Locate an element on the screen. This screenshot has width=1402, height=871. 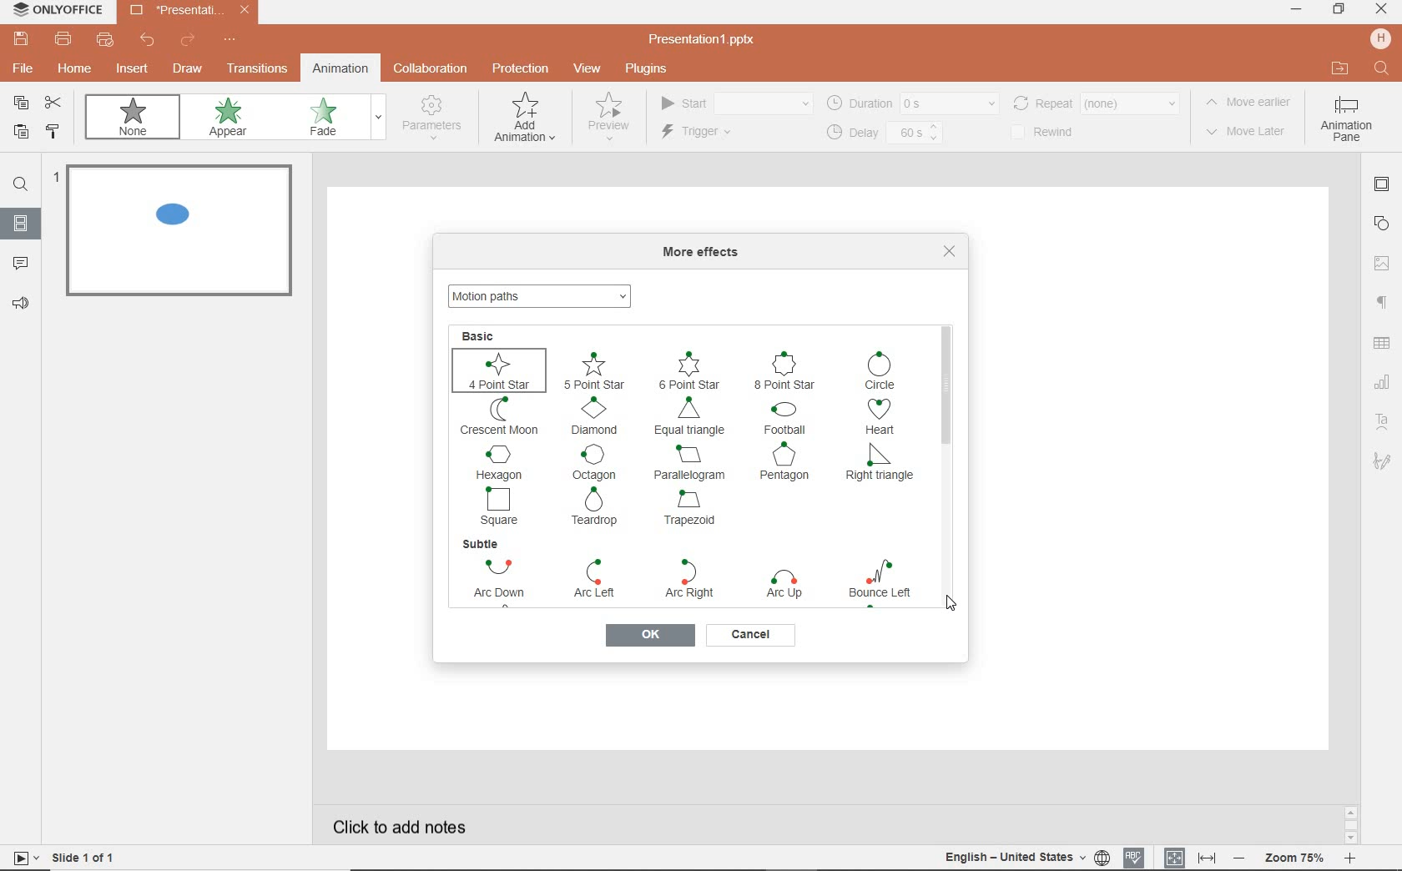
undo is located at coordinates (149, 43).